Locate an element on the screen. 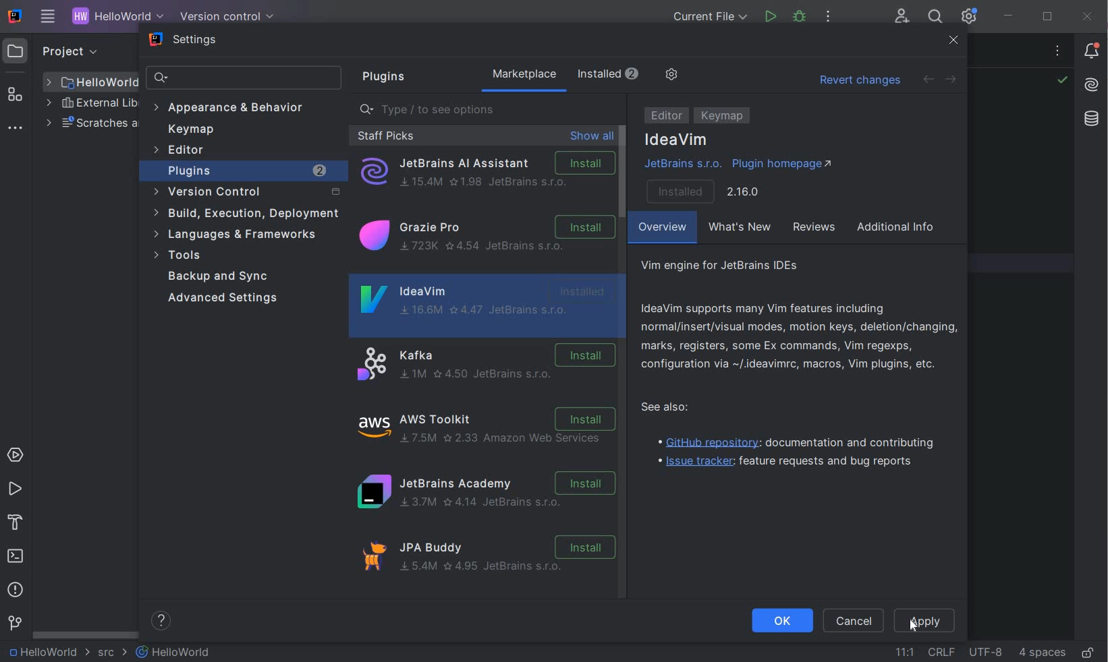 The width and height of the screenshot is (1108, 662). keymap is located at coordinates (191, 129).